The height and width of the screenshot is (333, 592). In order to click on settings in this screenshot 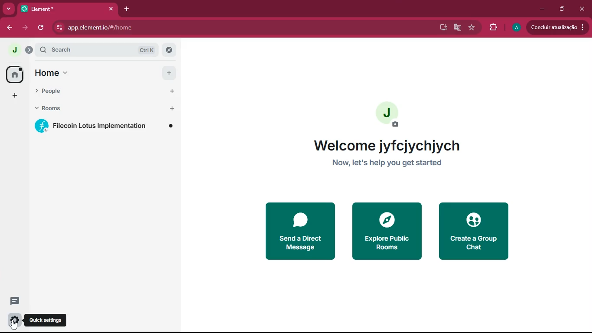, I will do `click(13, 321)`.